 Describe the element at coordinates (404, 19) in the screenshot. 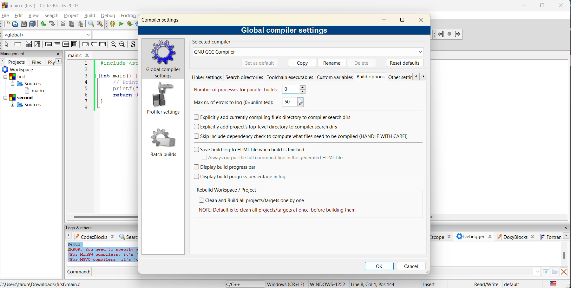

I see `maximize` at that location.